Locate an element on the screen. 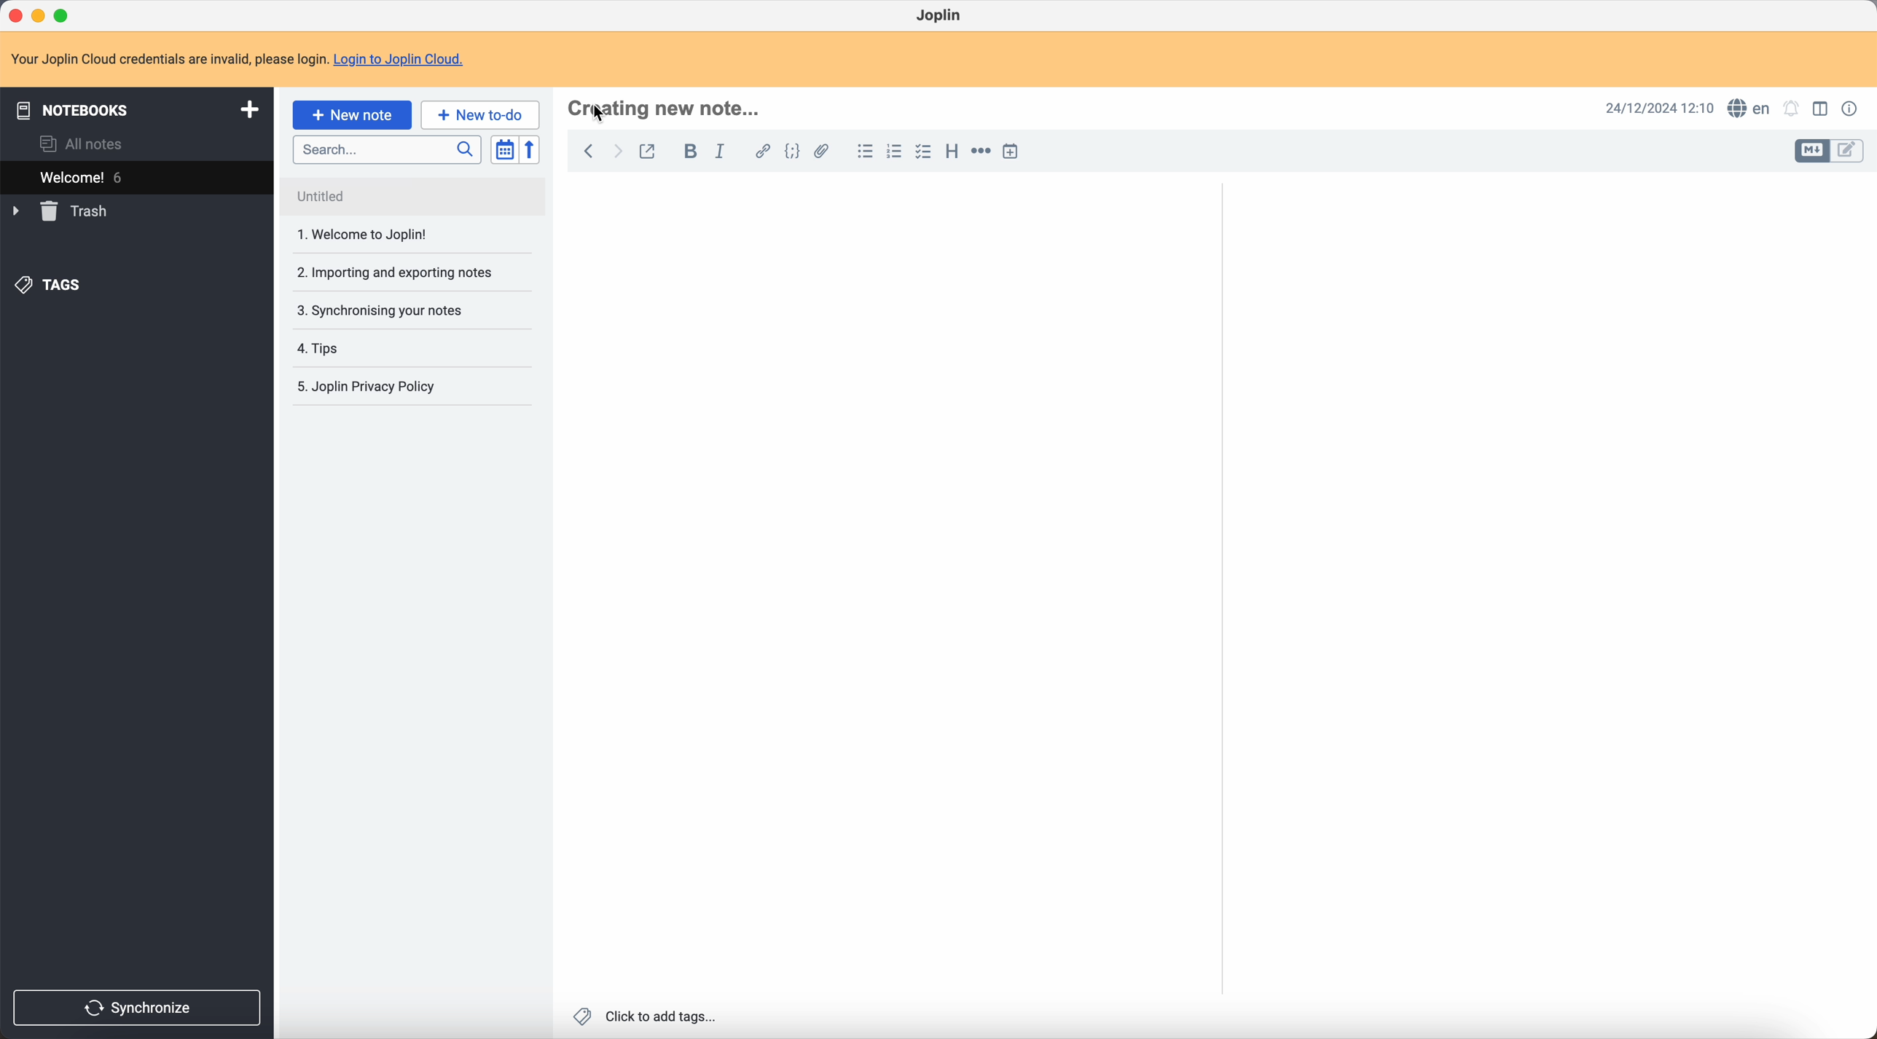 The image size is (1877, 1039). note is located at coordinates (238, 59).